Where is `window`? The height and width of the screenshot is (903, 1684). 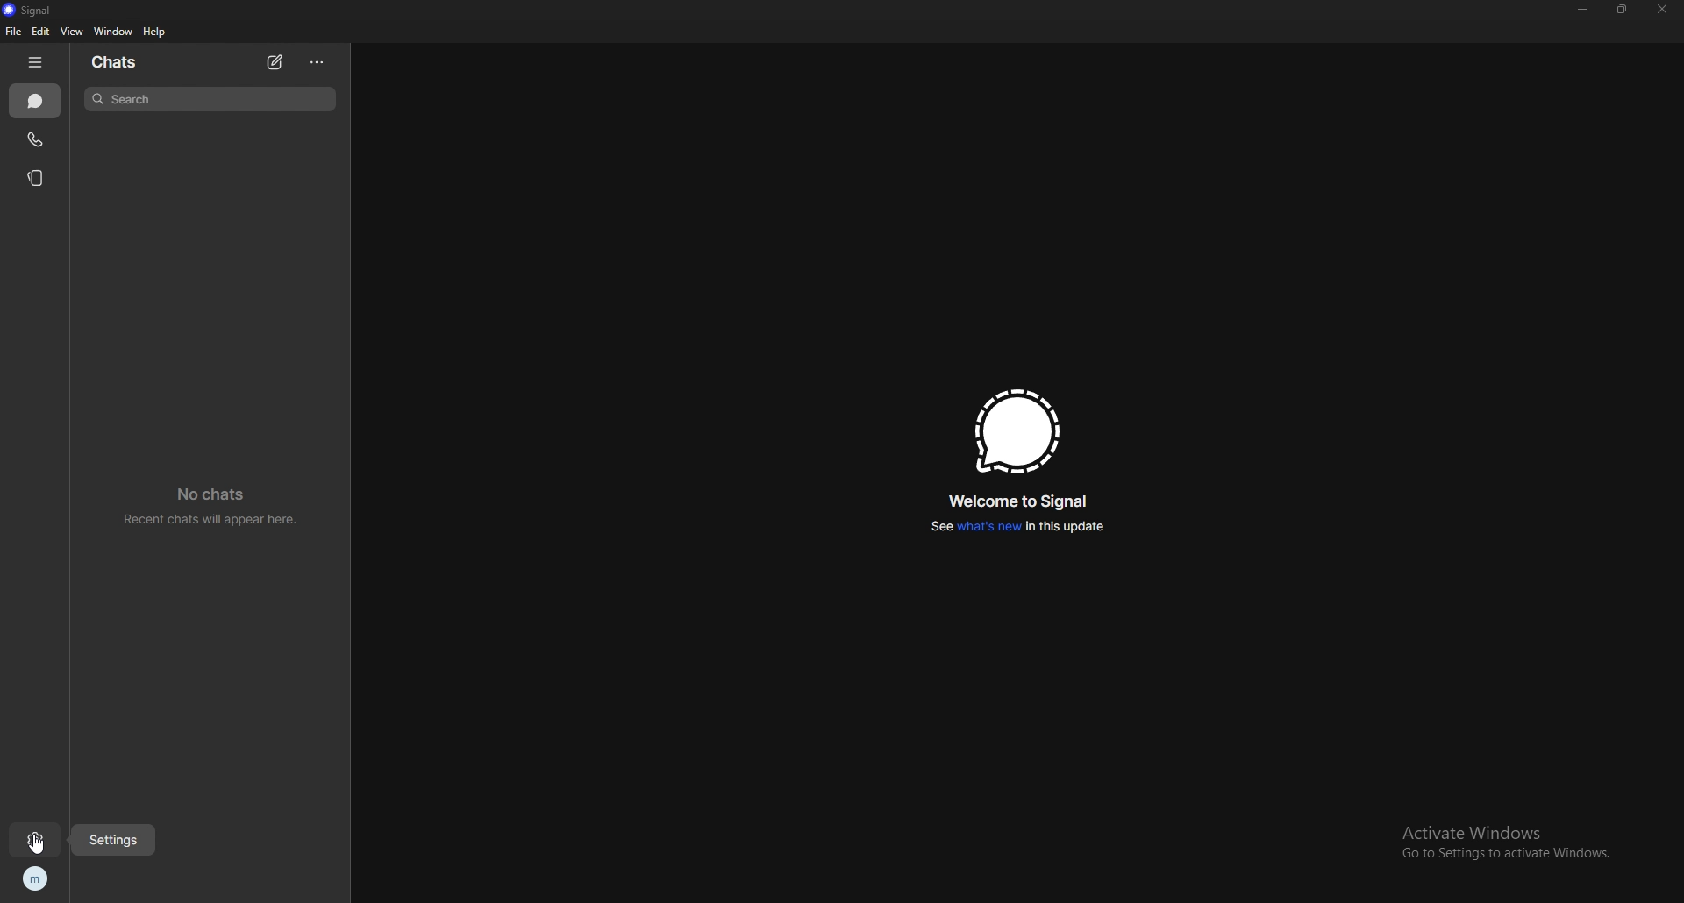 window is located at coordinates (116, 31).